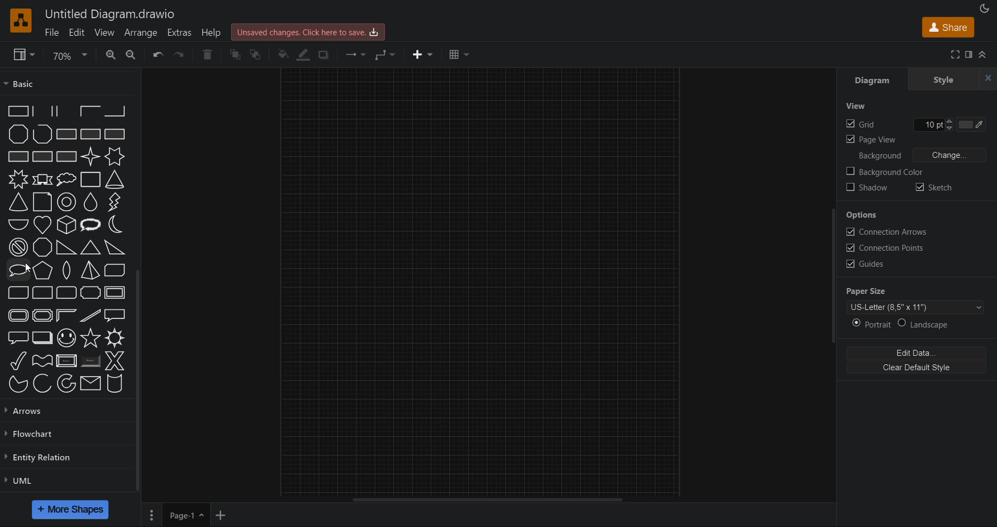 Image resolution: width=997 pixels, height=527 pixels. Describe the element at coordinates (18, 179) in the screenshot. I see `8 Point Star` at that location.